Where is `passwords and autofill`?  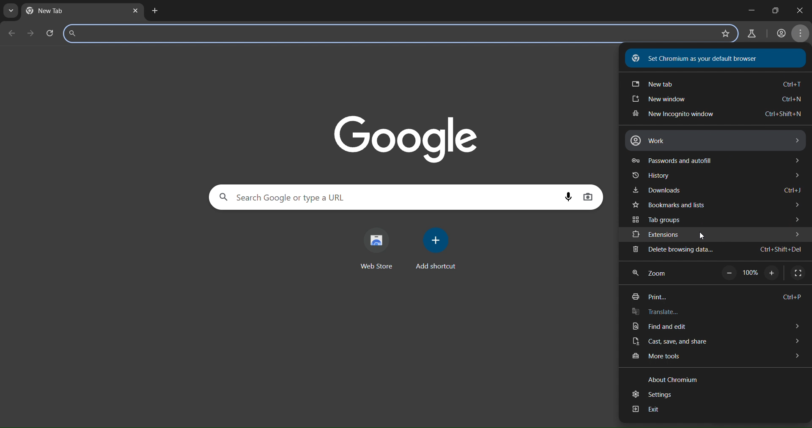
passwords and autofill is located at coordinates (718, 161).